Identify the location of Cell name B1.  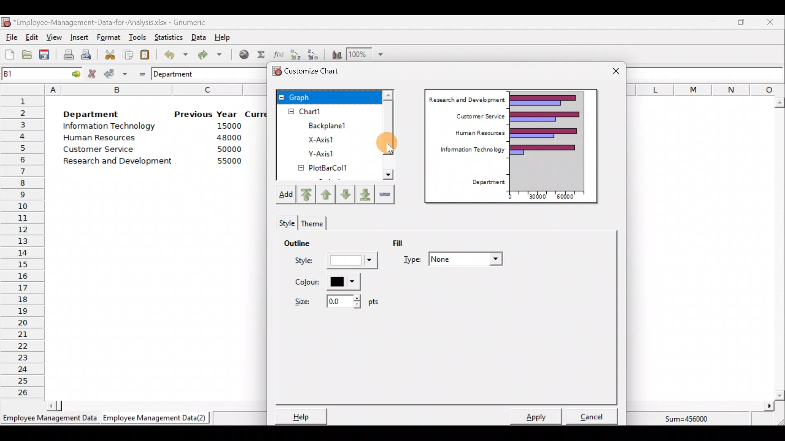
(27, 73).